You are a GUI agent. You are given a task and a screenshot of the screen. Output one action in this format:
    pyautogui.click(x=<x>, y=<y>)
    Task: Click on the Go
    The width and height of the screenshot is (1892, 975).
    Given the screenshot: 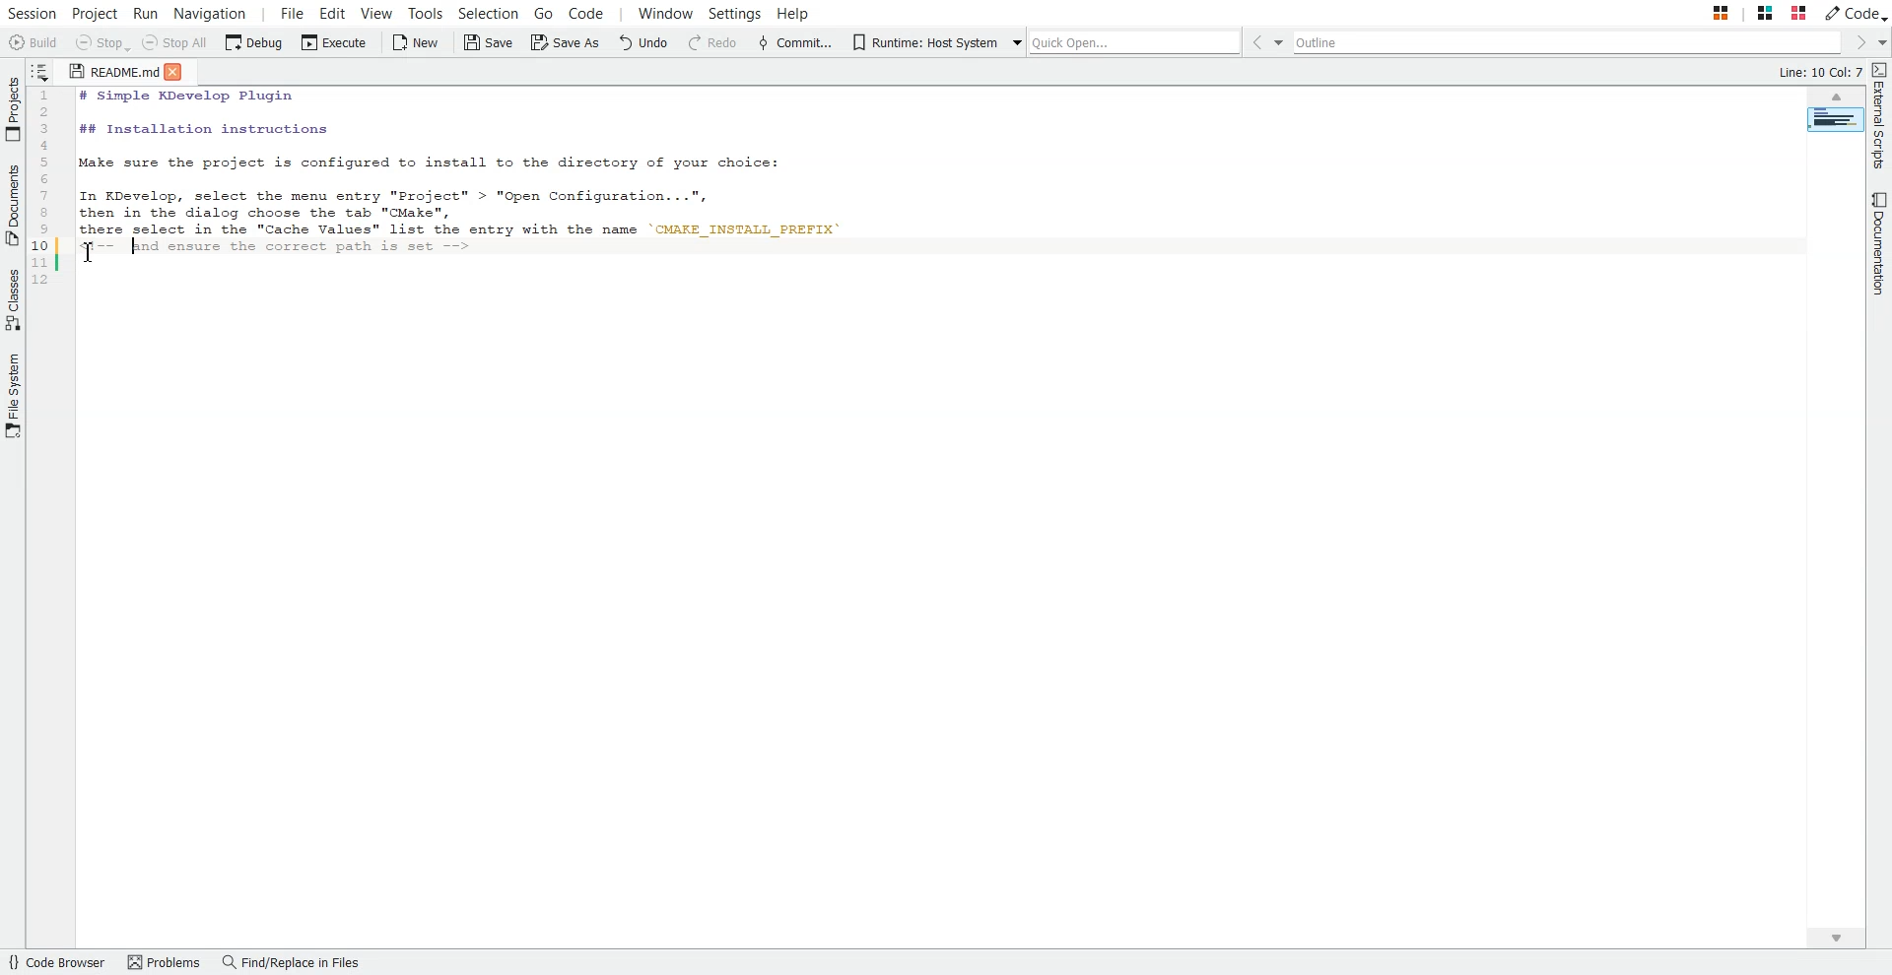 What is the action you would take?
    pyautogui.click(x=543, y=12)
    